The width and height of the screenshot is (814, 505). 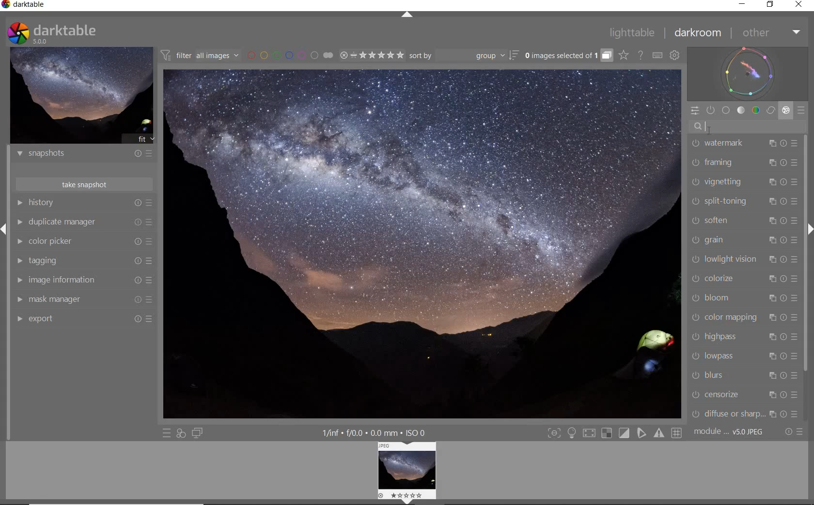 What do you see at coordinates (556, 433) in the screenshot?
I see `toggle focus-peaking mode` at bounding box center [556, 433].